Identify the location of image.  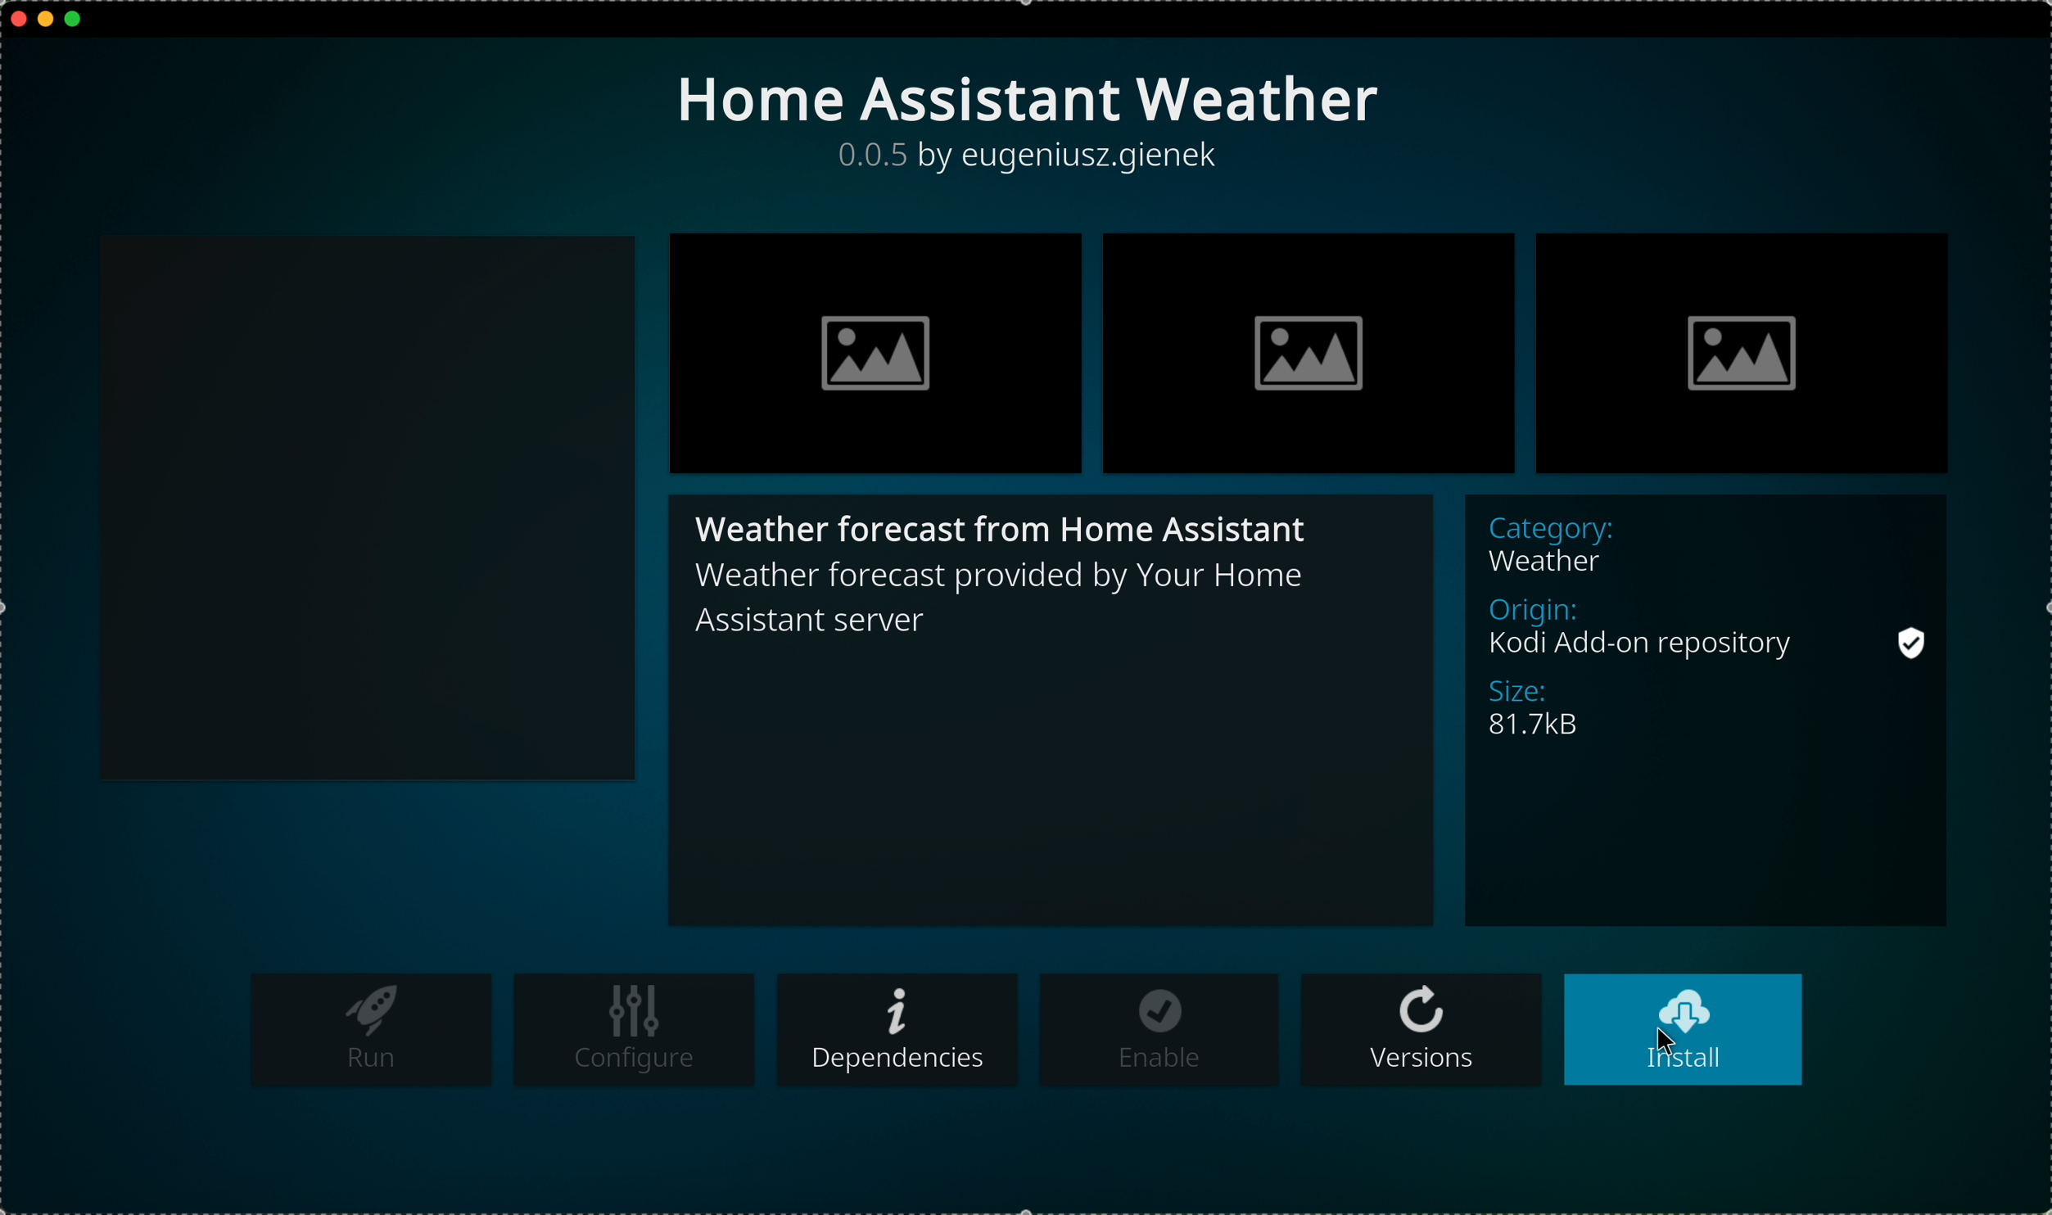
(879, 355).